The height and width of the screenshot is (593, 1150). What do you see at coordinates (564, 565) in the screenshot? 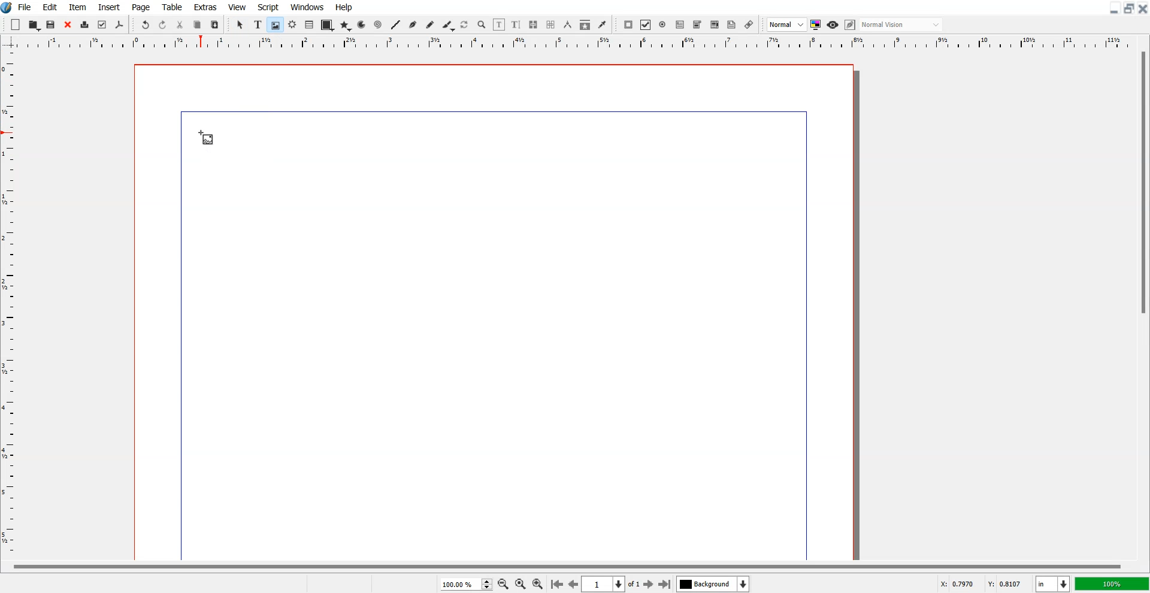
I see `Horizontal scroll bar` at bounding box center [564, 565].